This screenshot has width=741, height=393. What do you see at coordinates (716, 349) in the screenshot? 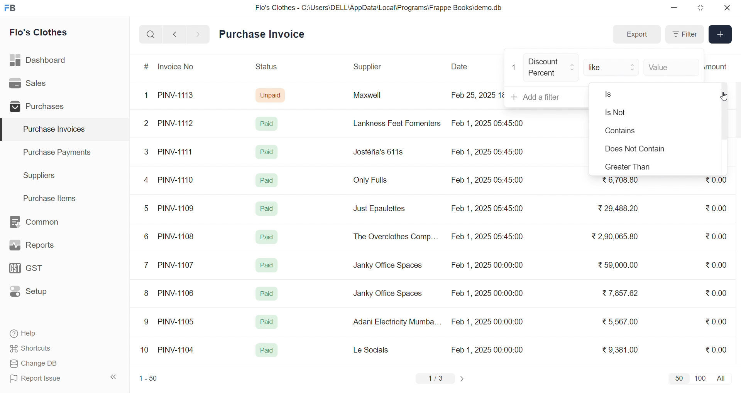
I see `₹0.00` at bounding box center [716, 349].